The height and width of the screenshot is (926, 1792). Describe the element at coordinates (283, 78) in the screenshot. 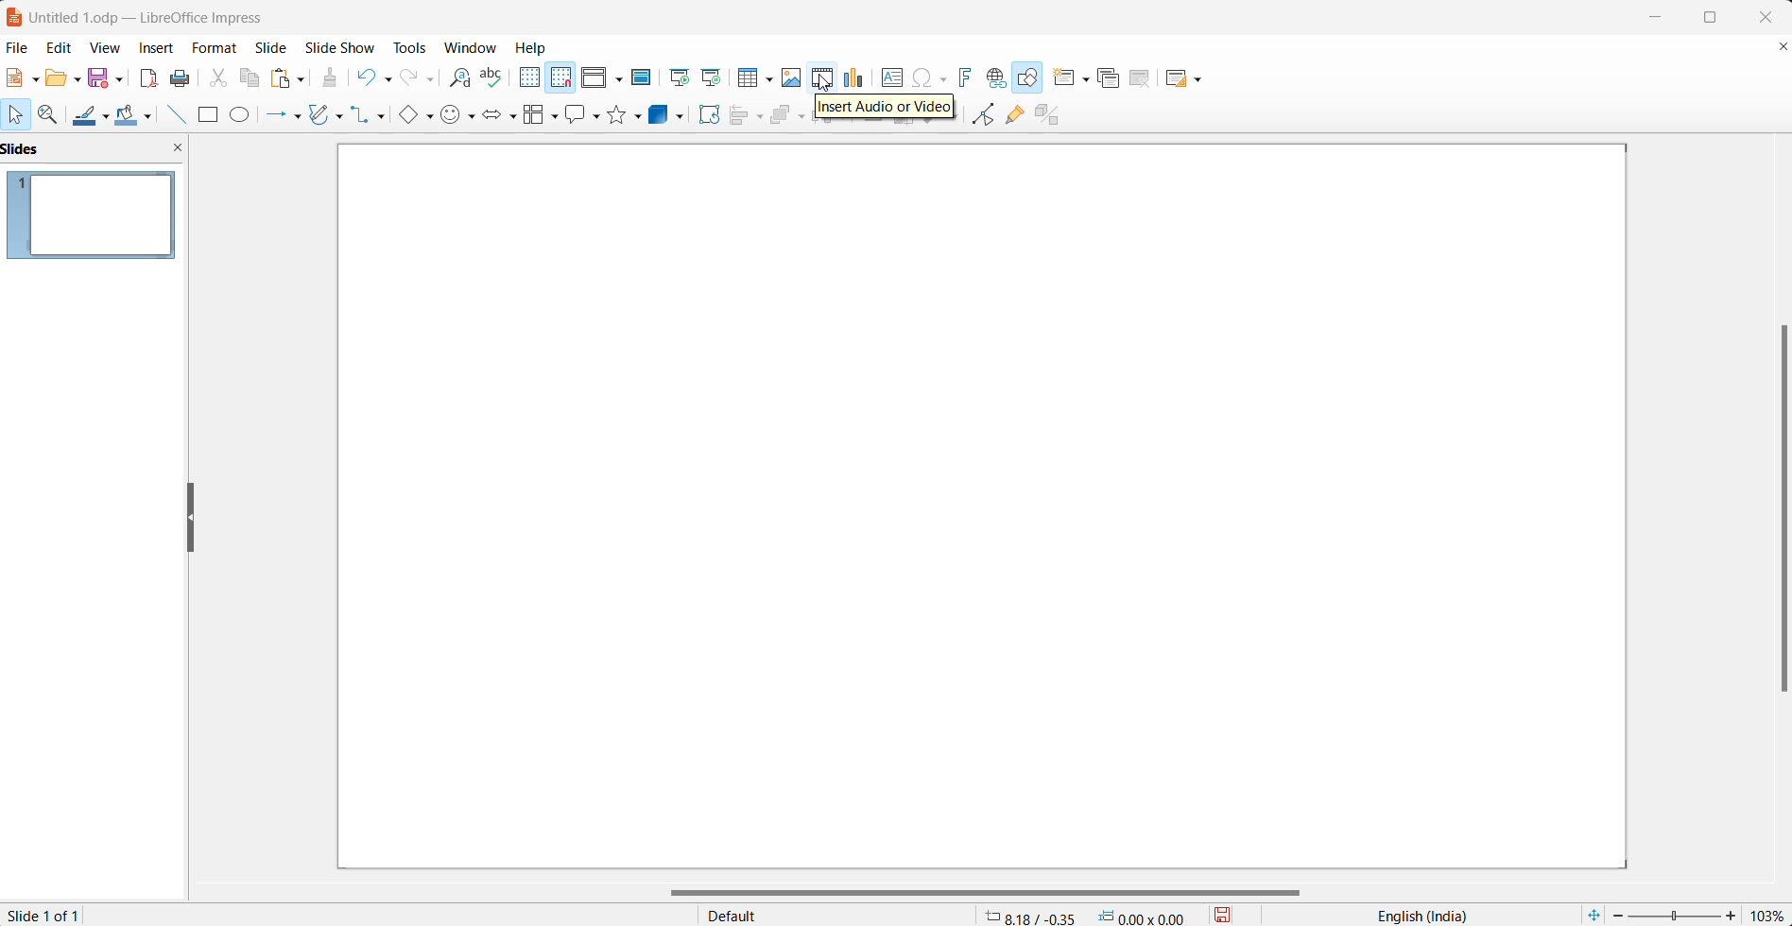

I see `paste` at that location.